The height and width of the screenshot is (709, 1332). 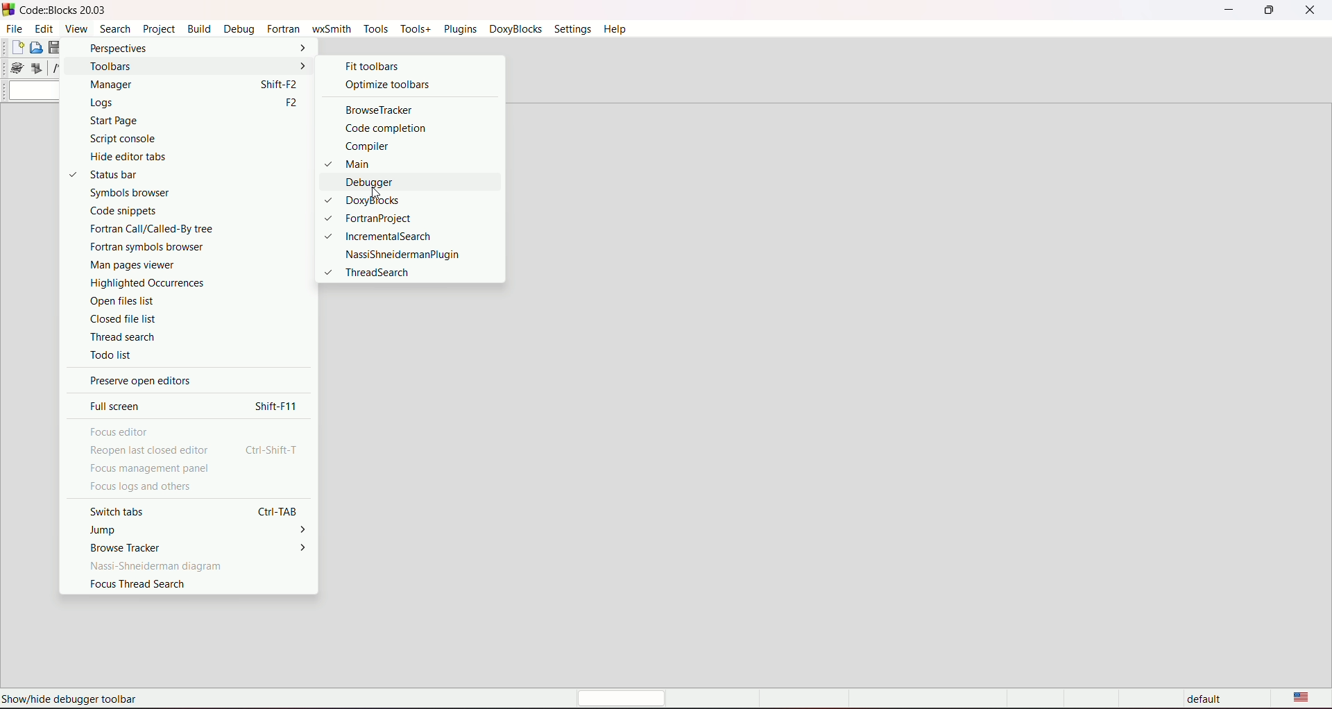 I want to click on arrow, so click(x=305, y=531).